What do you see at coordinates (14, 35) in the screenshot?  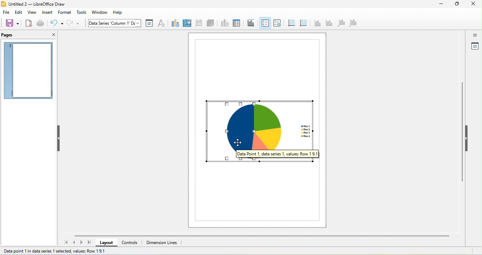 I see `pages` at bounding box center [14, 35].